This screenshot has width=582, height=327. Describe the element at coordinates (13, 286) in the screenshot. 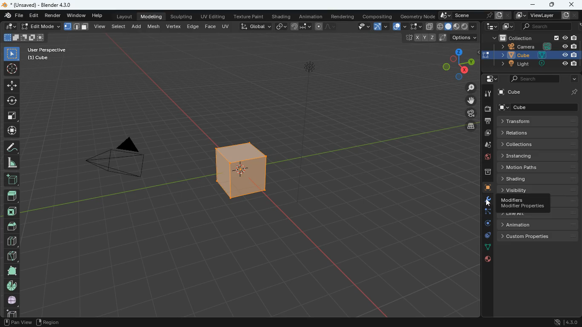

I see `pie` at that location.